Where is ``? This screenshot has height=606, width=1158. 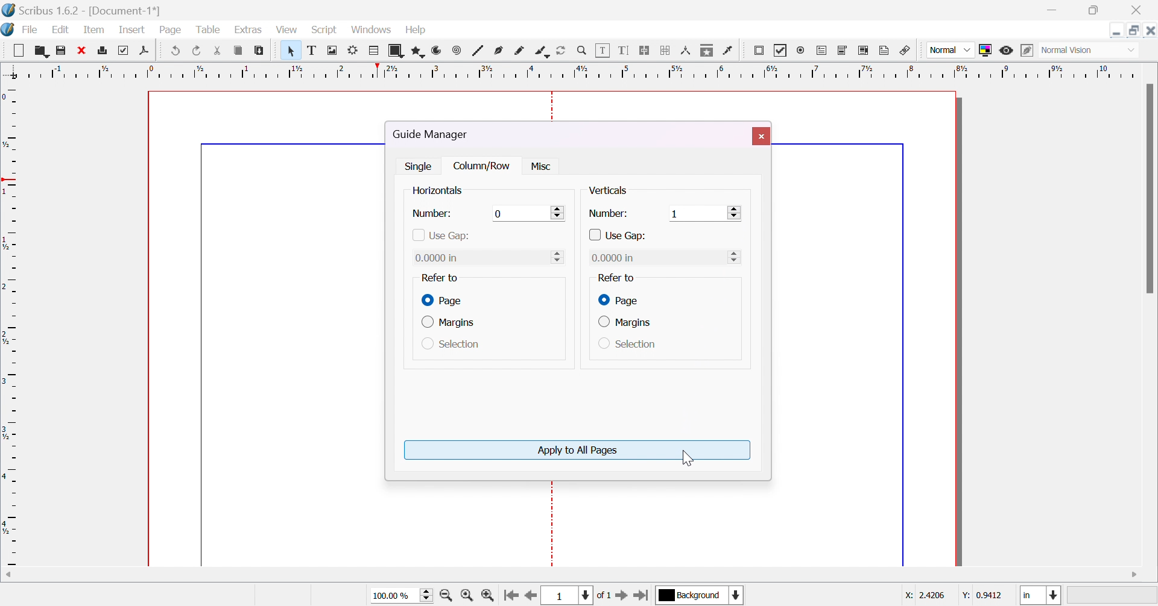  is located at coordinates (557, 256).